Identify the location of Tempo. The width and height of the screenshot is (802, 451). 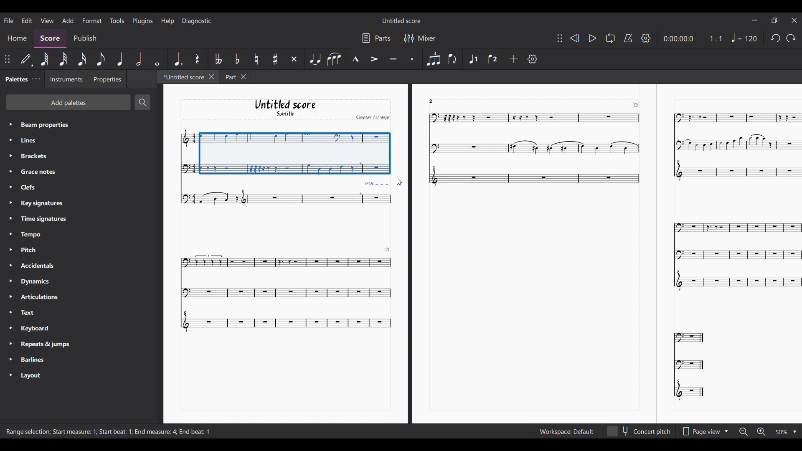
(746, 38).